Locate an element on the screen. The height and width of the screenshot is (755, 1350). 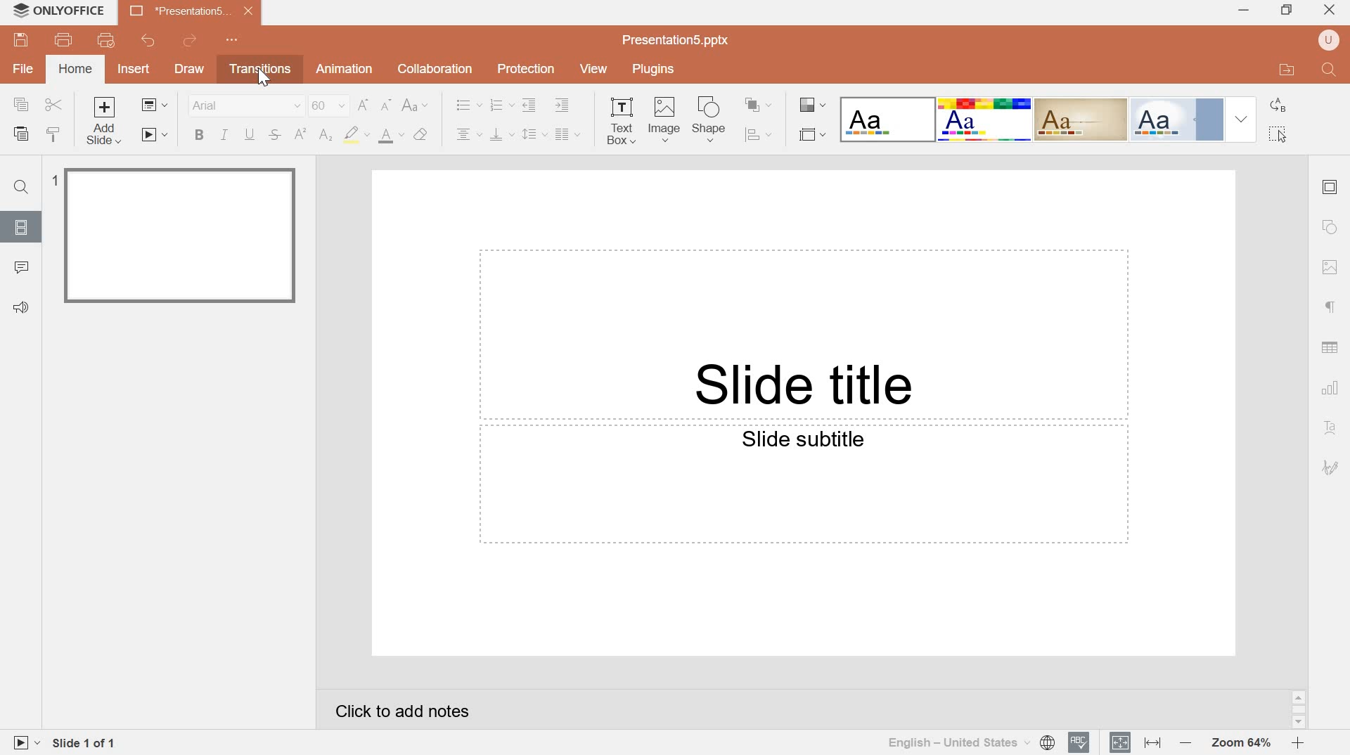
background color styles is located at coordinates (1047, 119).